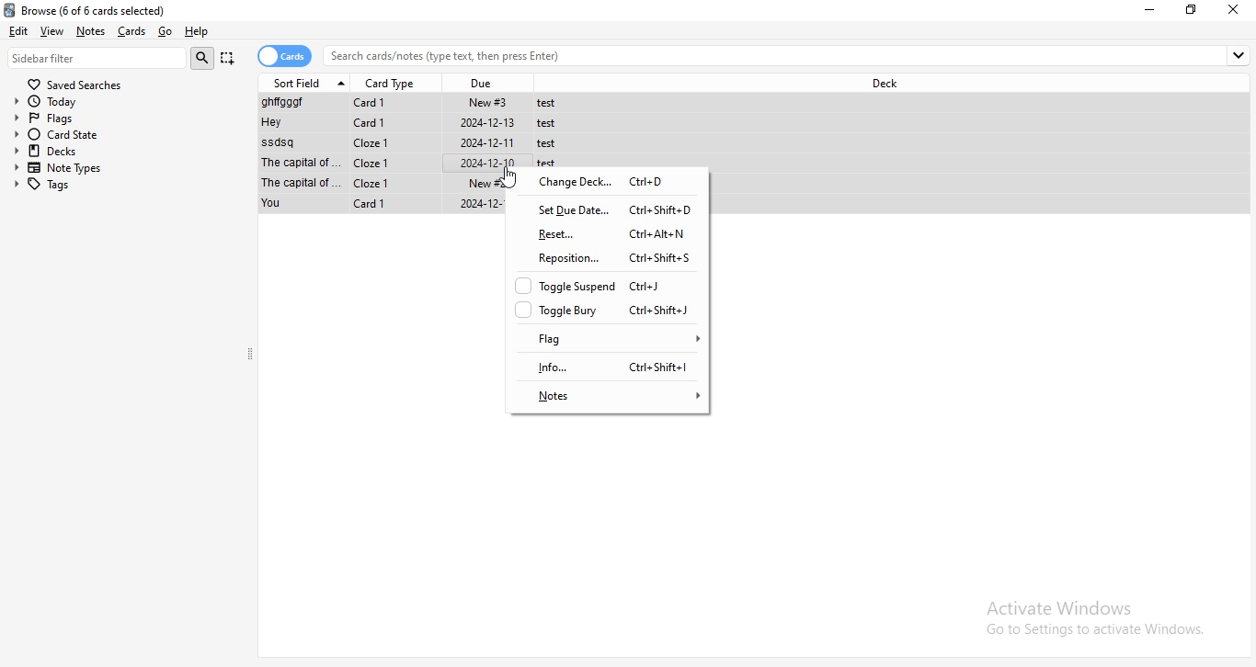 The width and height of the screenshot is (1256, 667). Describe the element at coordinates (611, 259) in the screenshot. I see `reposition` at that location.